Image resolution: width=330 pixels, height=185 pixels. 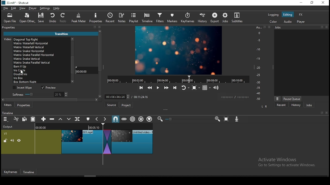 I want to click on icon and file name, so click(x=16, y=3).